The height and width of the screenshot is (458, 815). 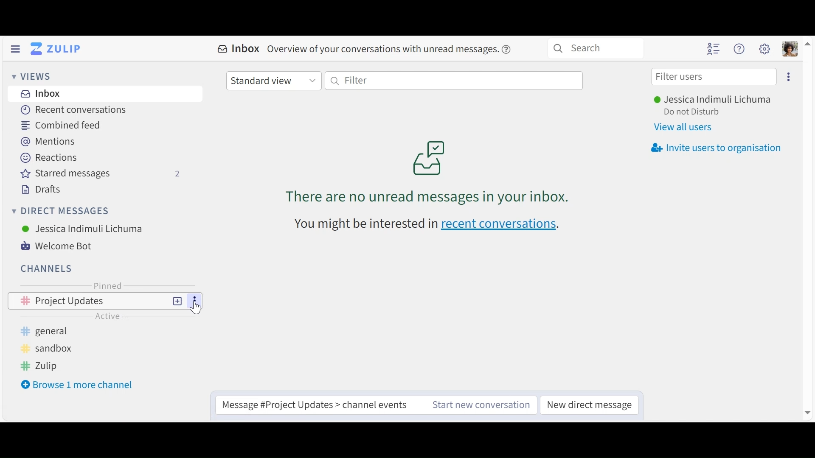 What do you see at coordinates (58, 48) in the screenshot?
I see `Go to Home View (Inbox)` at bounding box center [58, 48].